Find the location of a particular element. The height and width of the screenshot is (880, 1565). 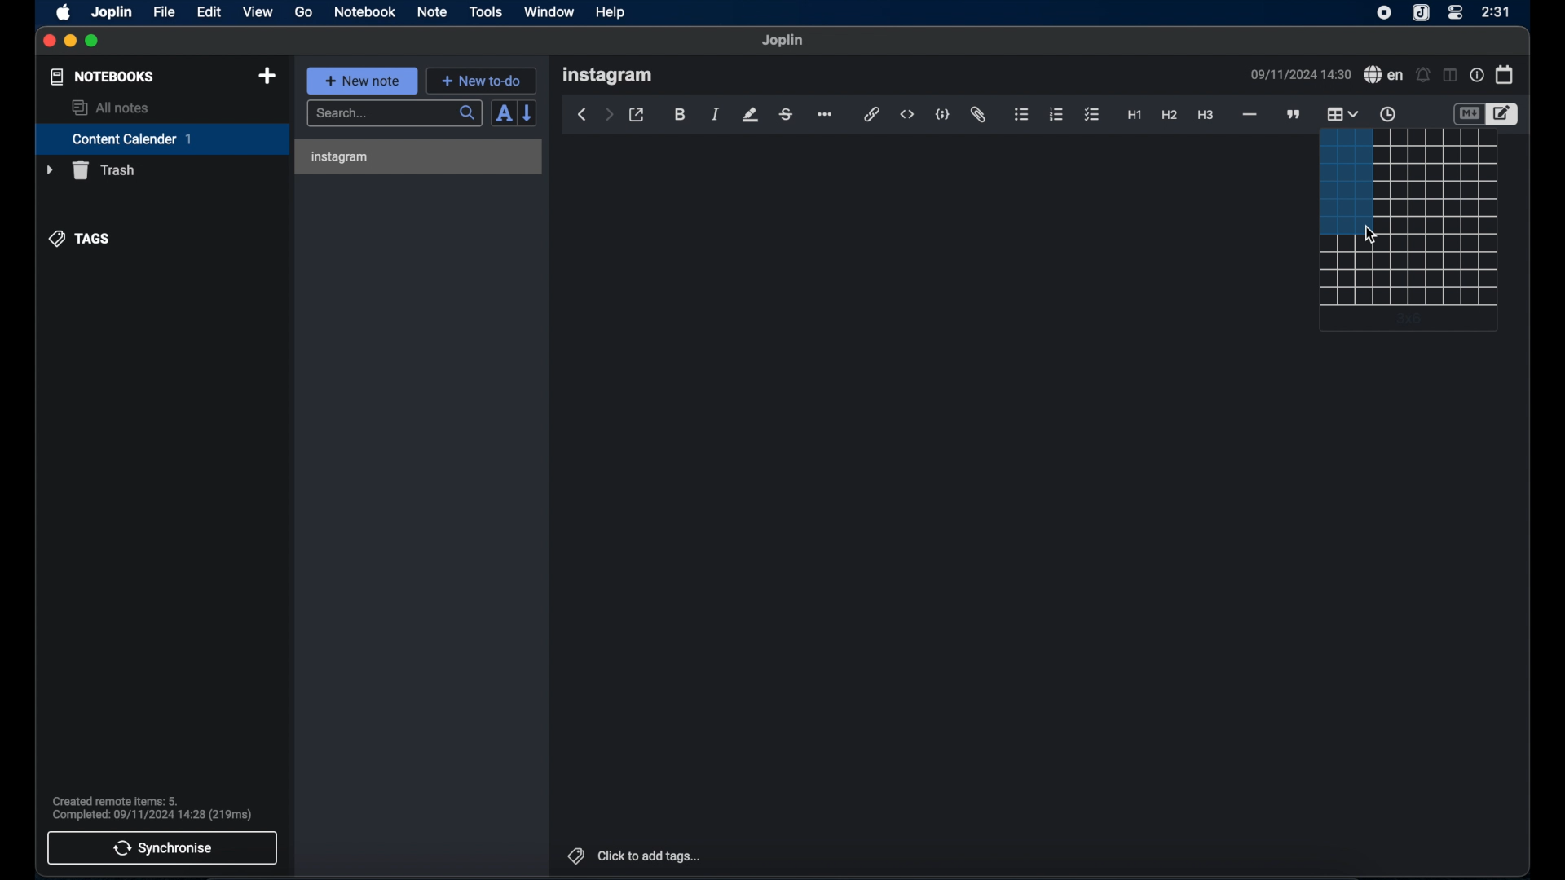

toggle editor layout is located at coordinates (1450, 76).